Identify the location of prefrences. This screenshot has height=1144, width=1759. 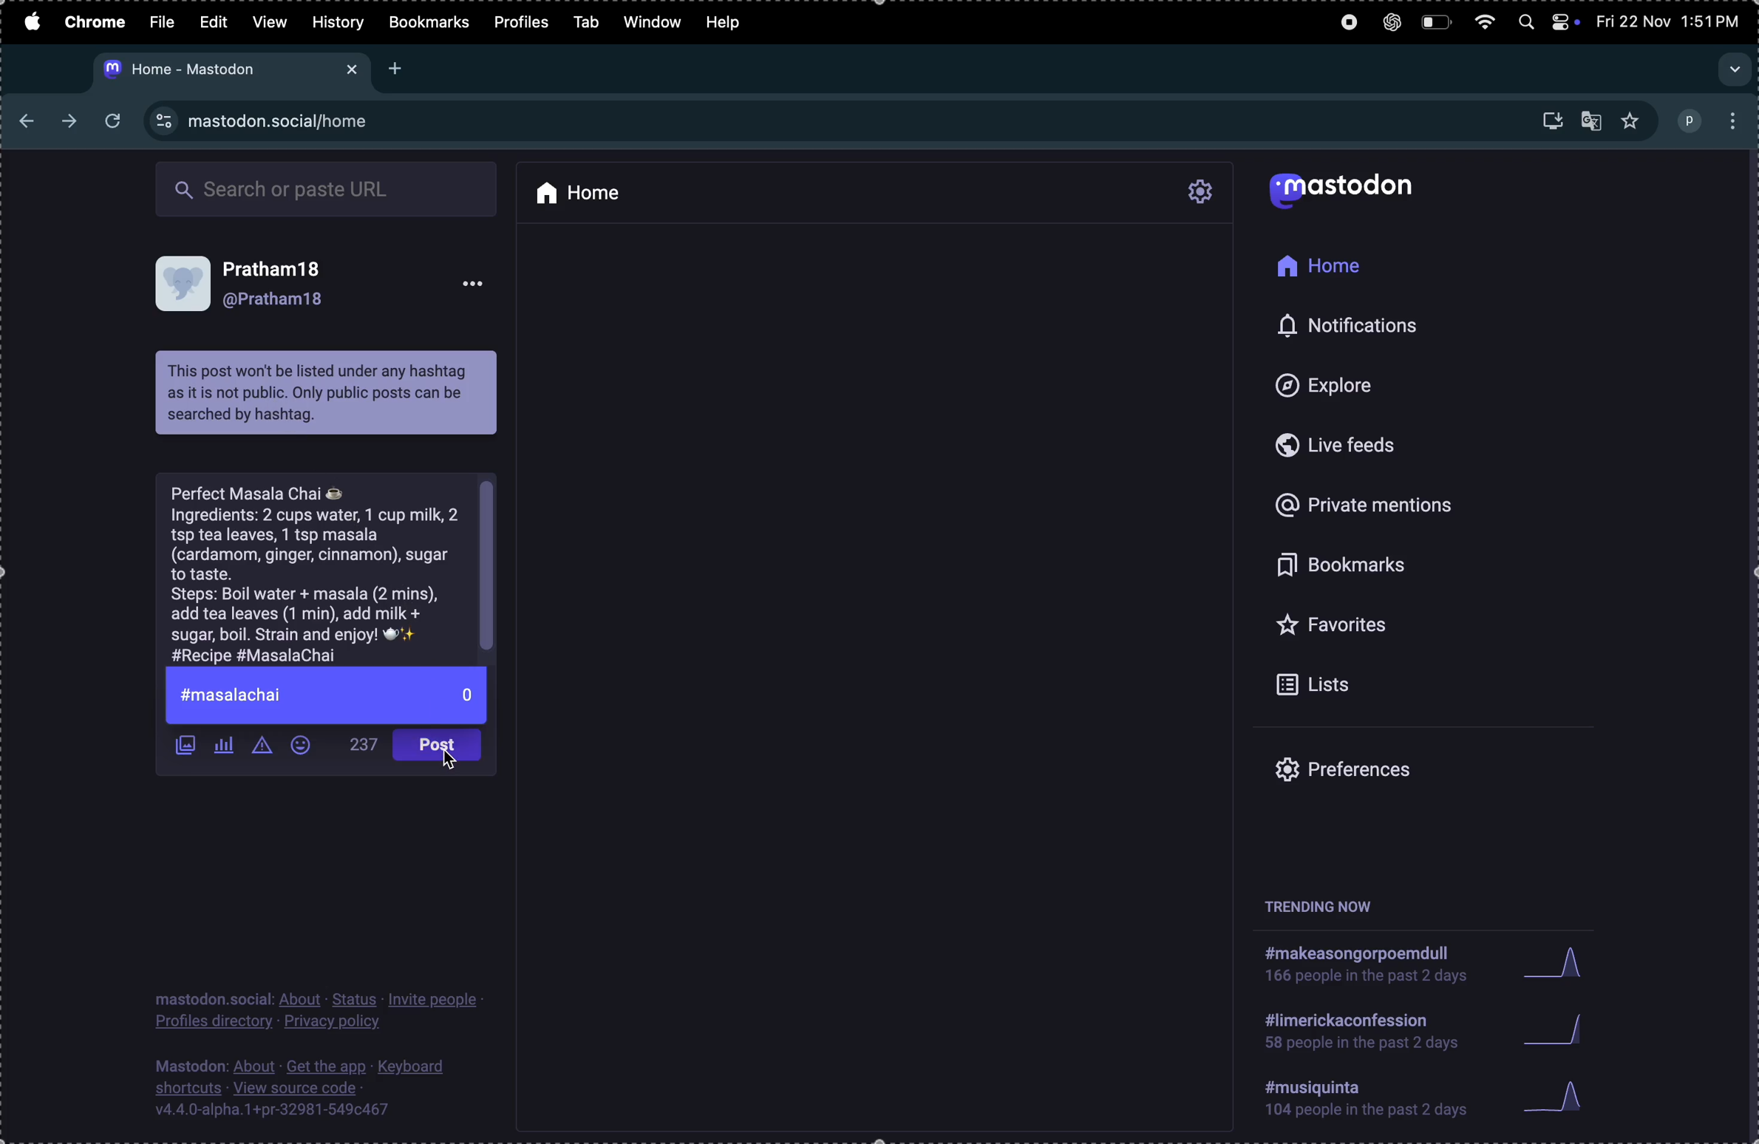
(1372, 769).